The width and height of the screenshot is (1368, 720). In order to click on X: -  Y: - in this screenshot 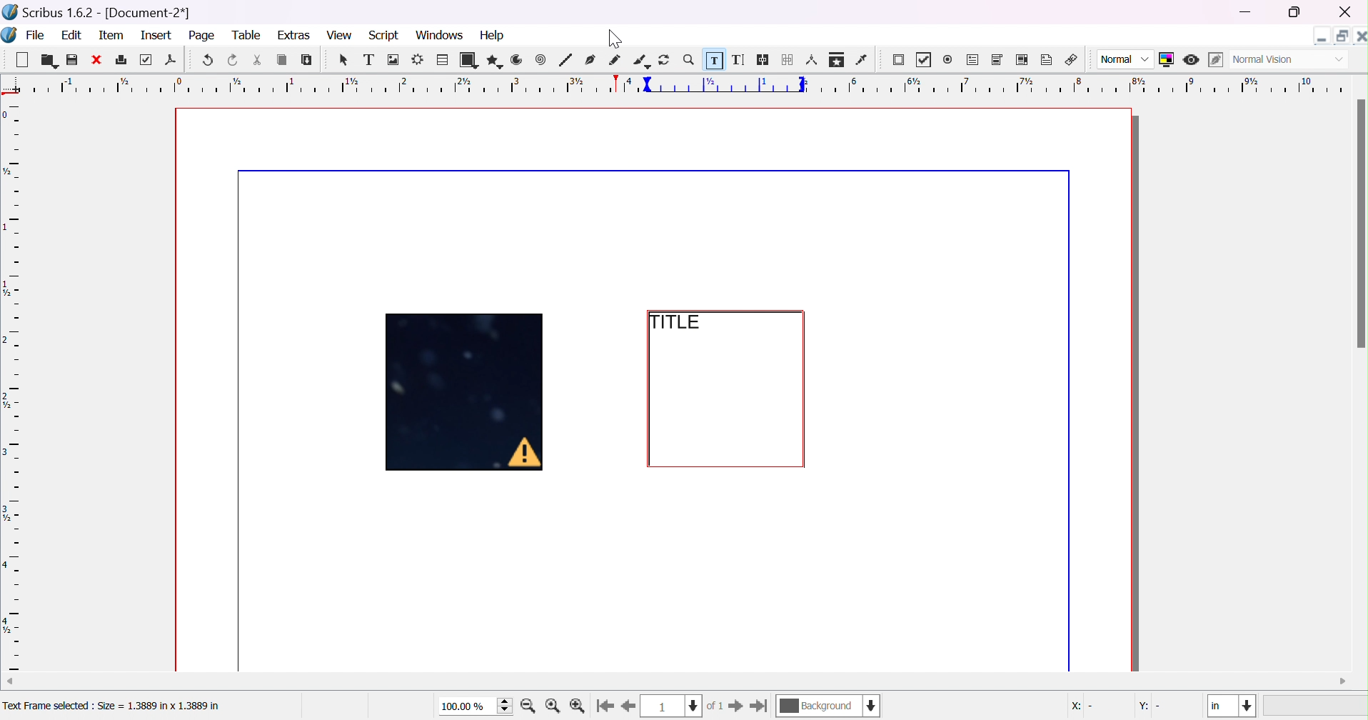, I will do `click(1130, 706)`.